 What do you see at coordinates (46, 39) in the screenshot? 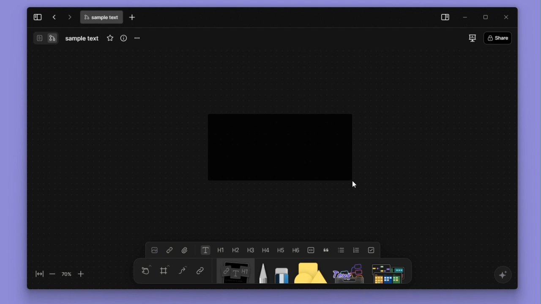
I see `switch between page and edgeless` at bounding box center [46, 39].